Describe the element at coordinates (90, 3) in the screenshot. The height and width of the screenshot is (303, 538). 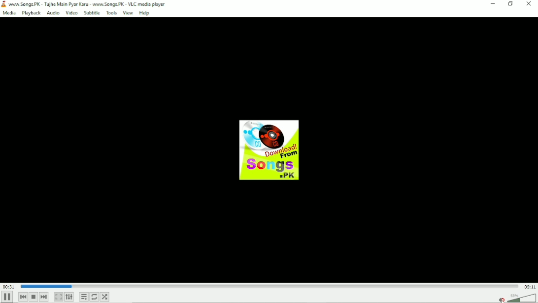
I see `Title & details` at that location.